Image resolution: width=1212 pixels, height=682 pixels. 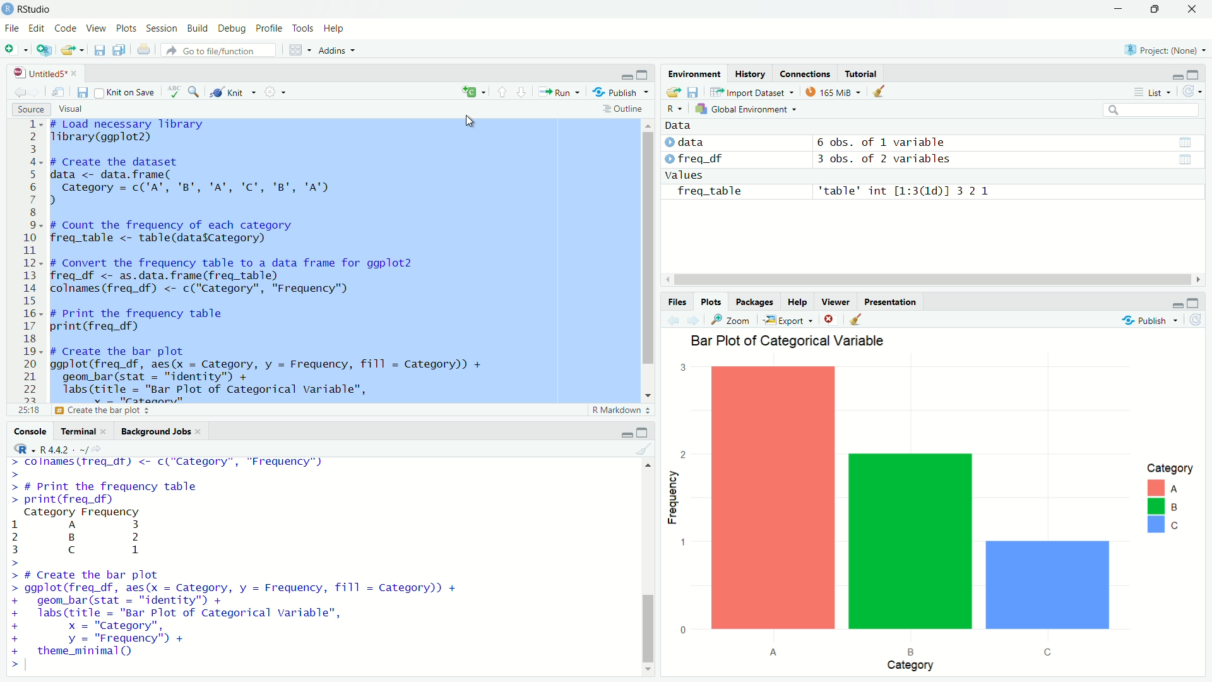 What do you see at coordinates (1192, 92) in the screenshot?
I see `refresh` at bounding box center [1192, 92].